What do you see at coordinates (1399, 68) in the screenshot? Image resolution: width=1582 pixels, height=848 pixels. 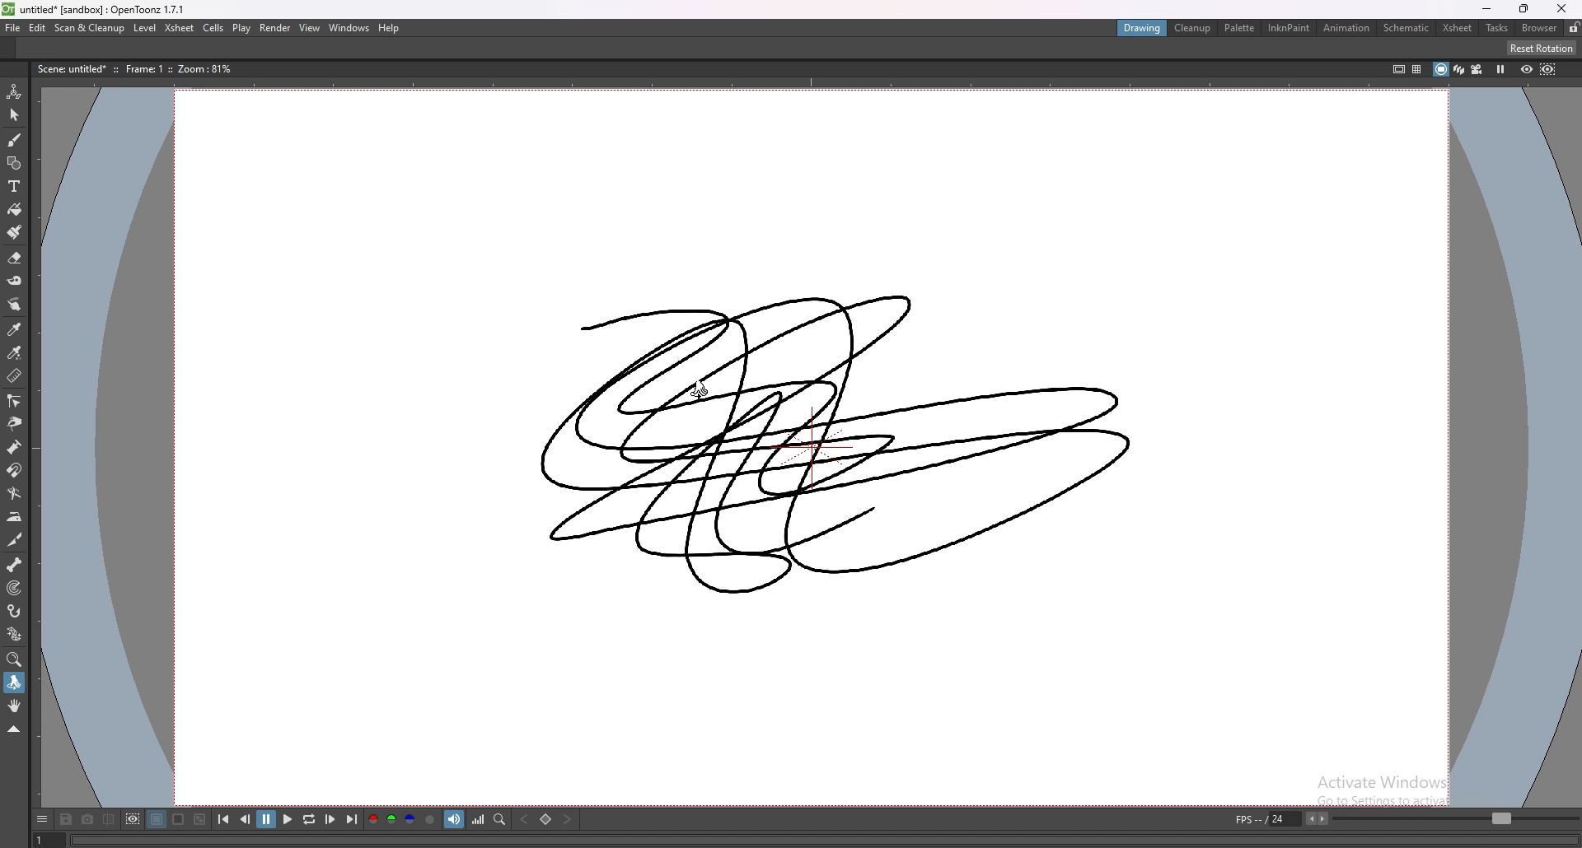 I see `safe area` at bounding box center [1399, 68].